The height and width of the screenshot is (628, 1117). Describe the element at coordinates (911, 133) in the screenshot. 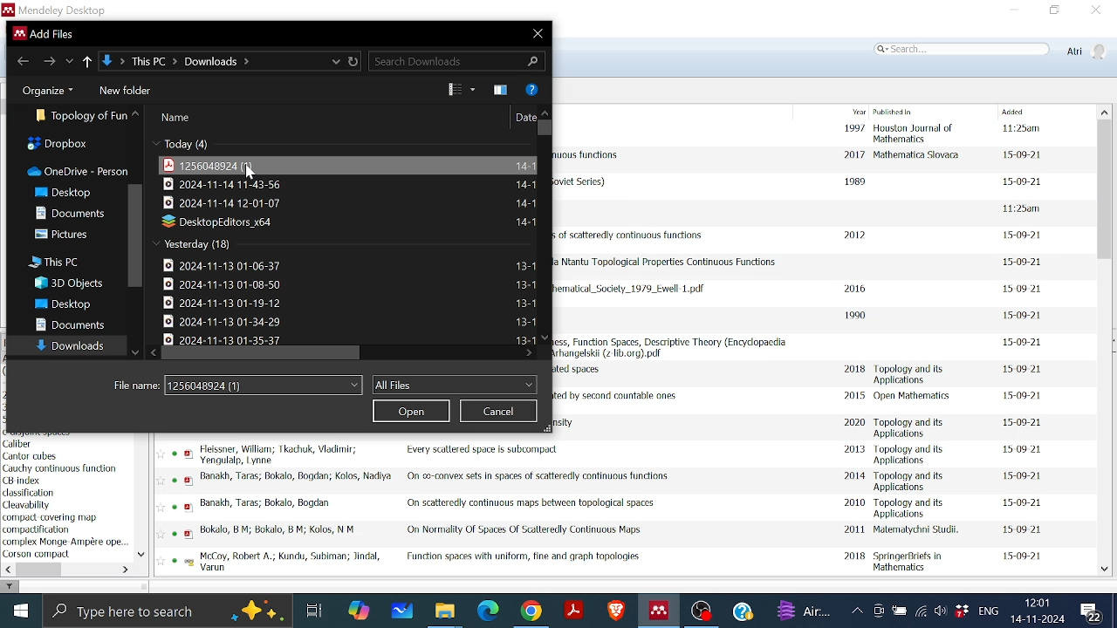

I see `Published in` at that location.